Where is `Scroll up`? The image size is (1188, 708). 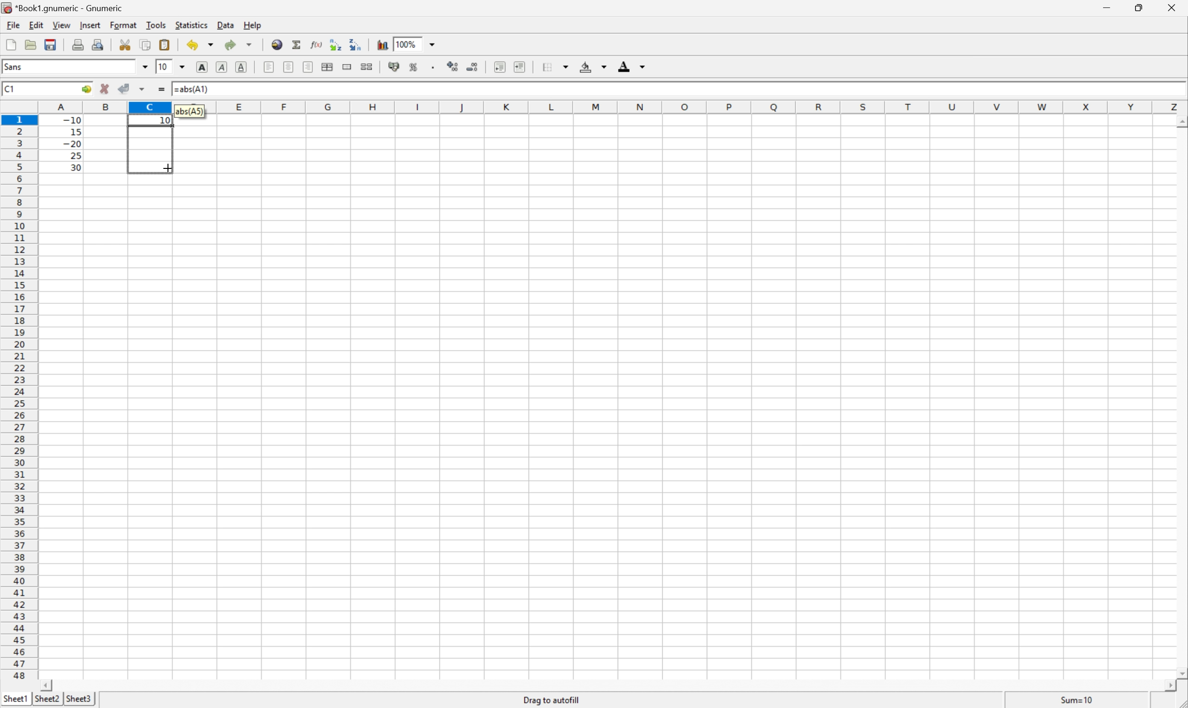 Scroll up is located at coordinates (1180, 121).